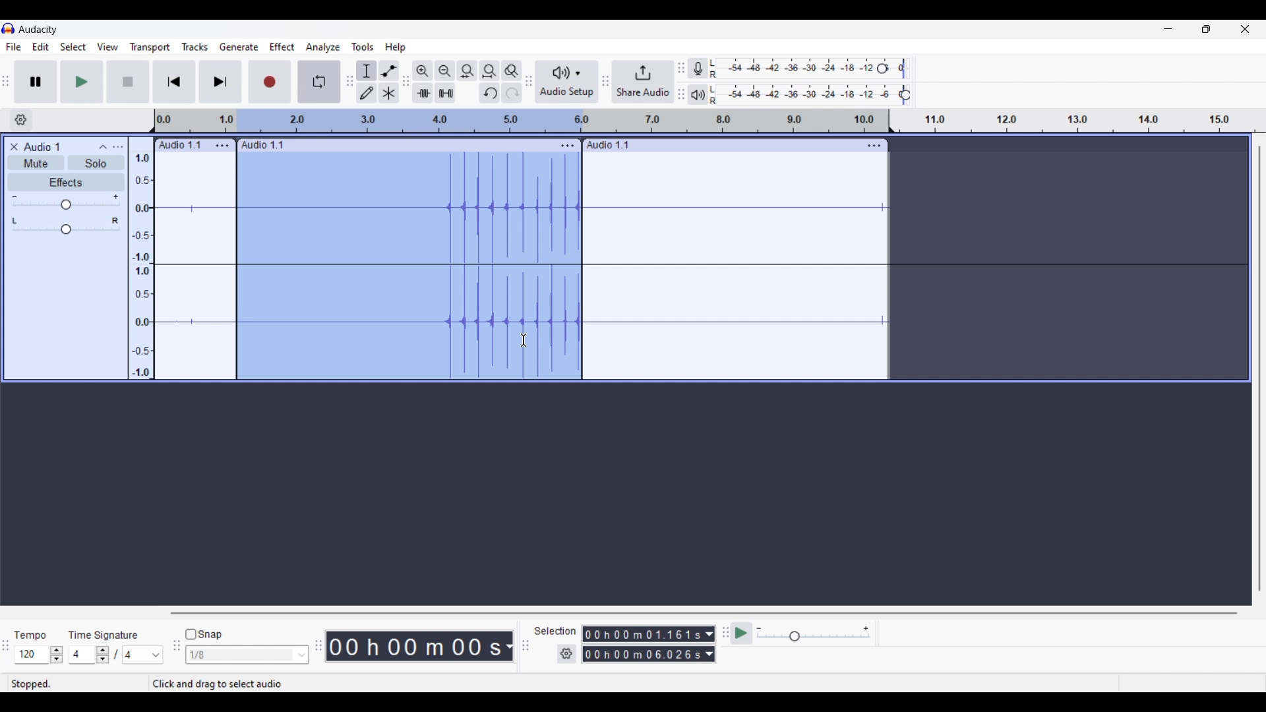 This screenshot has height=712, width=1266. What do you see at coordinates (366, 92) in the screenshot?
I see `Draw tool` at bounding box center [366, 92].